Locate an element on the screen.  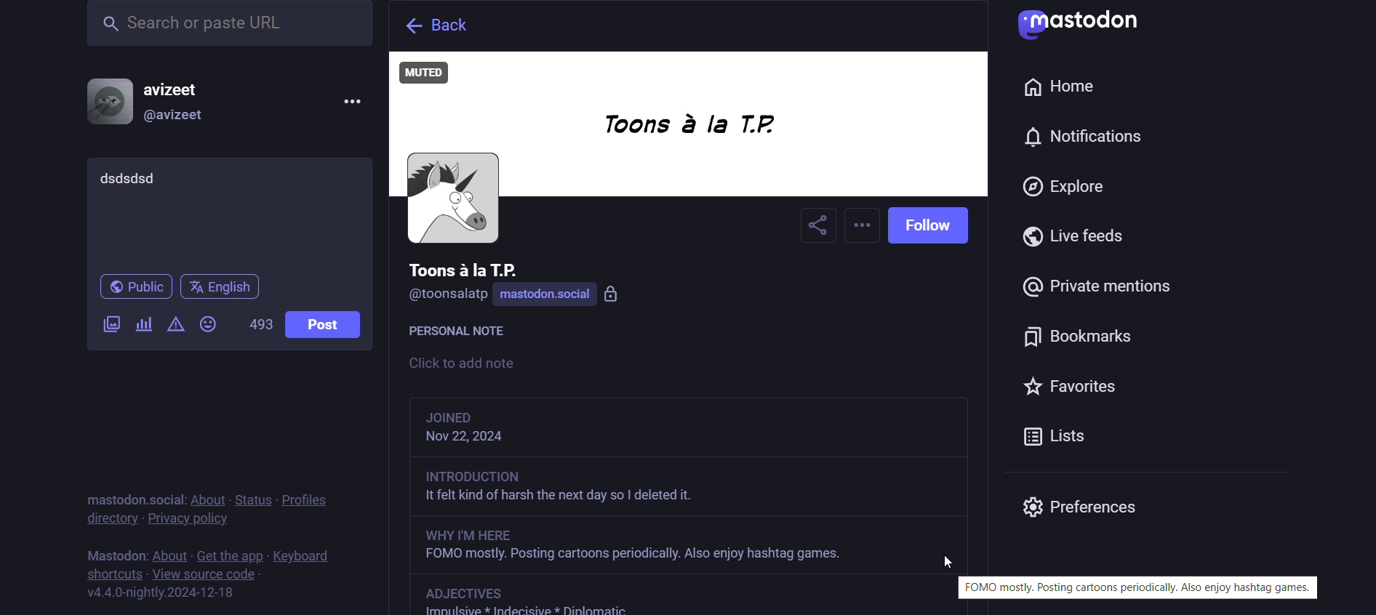
cursor is located at coordinates (947, 561).